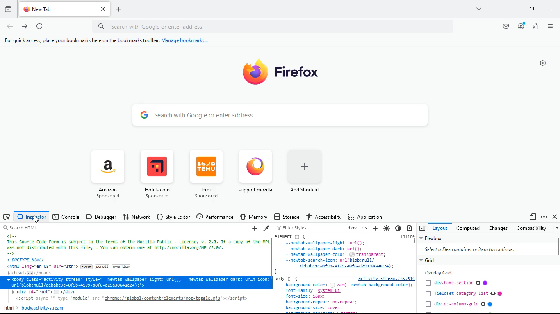 The width and height of the screenshot is (560, 314). Describe the element at coordinates (365, 228) in the screenshot. I see `s` at that location.